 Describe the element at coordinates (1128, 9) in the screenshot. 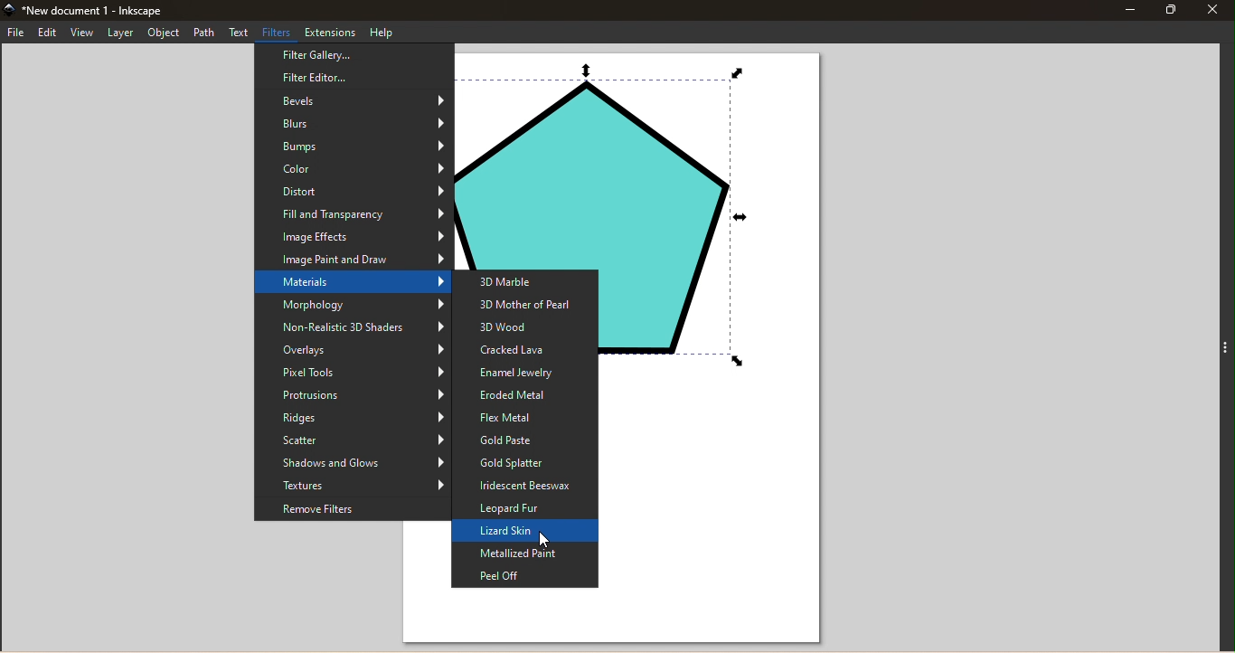

I see `Minimize` at that location.